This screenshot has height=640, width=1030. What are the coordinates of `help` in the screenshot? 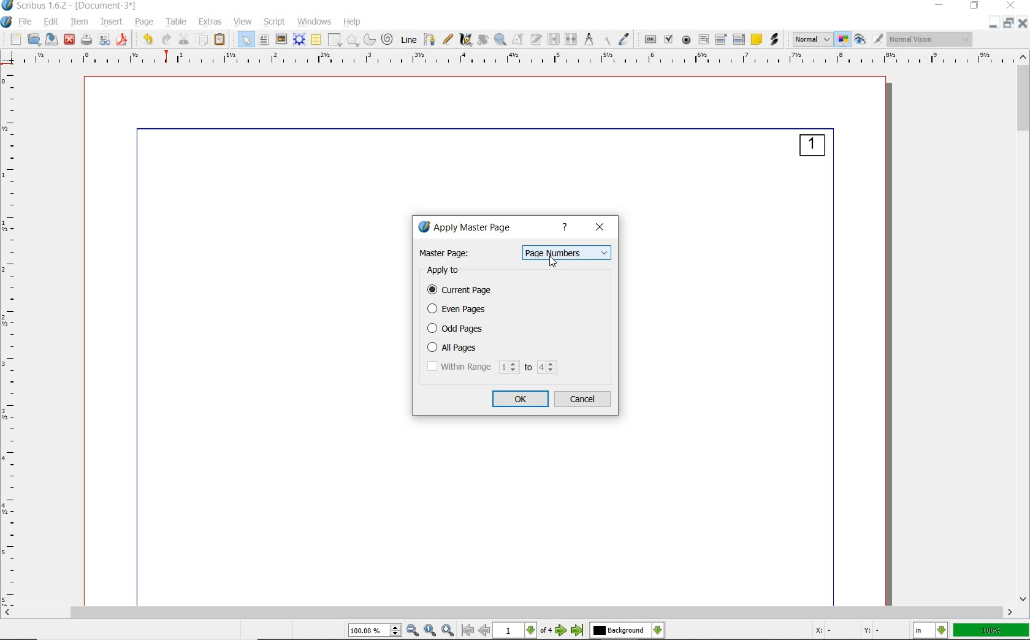 It's located at (353, 23).